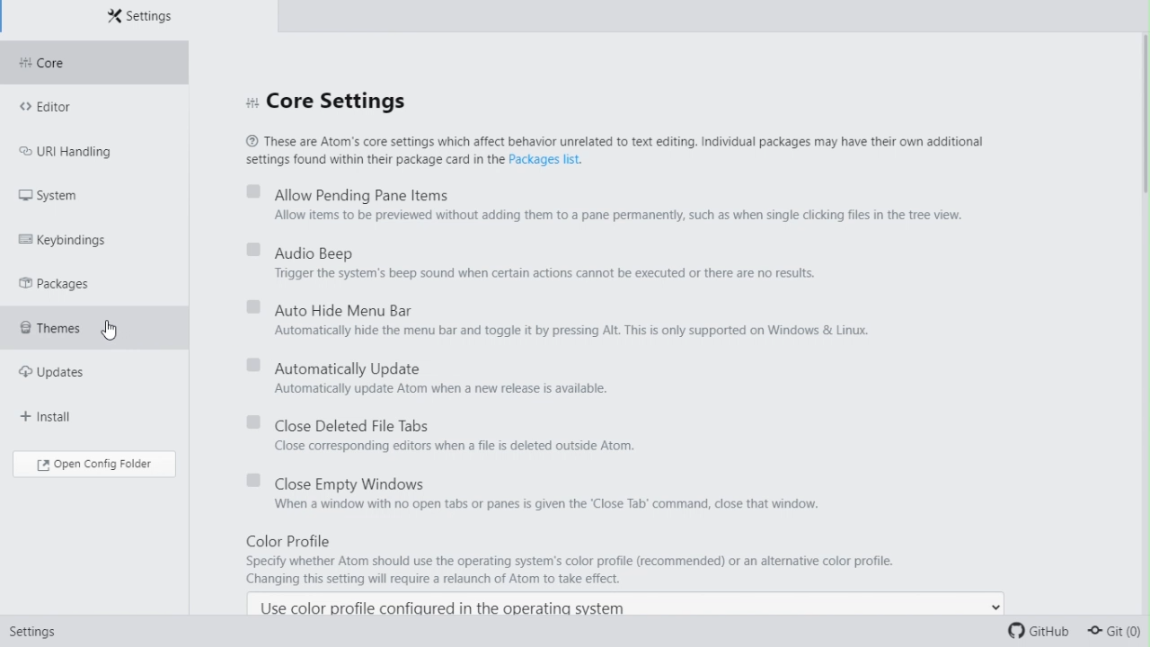 The image size is (1150, 647). I want to click on Settings, so click(147, 18).